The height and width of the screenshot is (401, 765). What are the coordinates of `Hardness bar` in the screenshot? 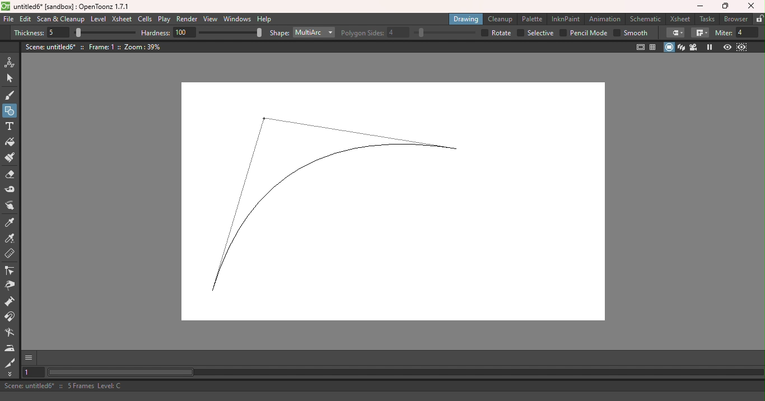 It's located at (231, 32).